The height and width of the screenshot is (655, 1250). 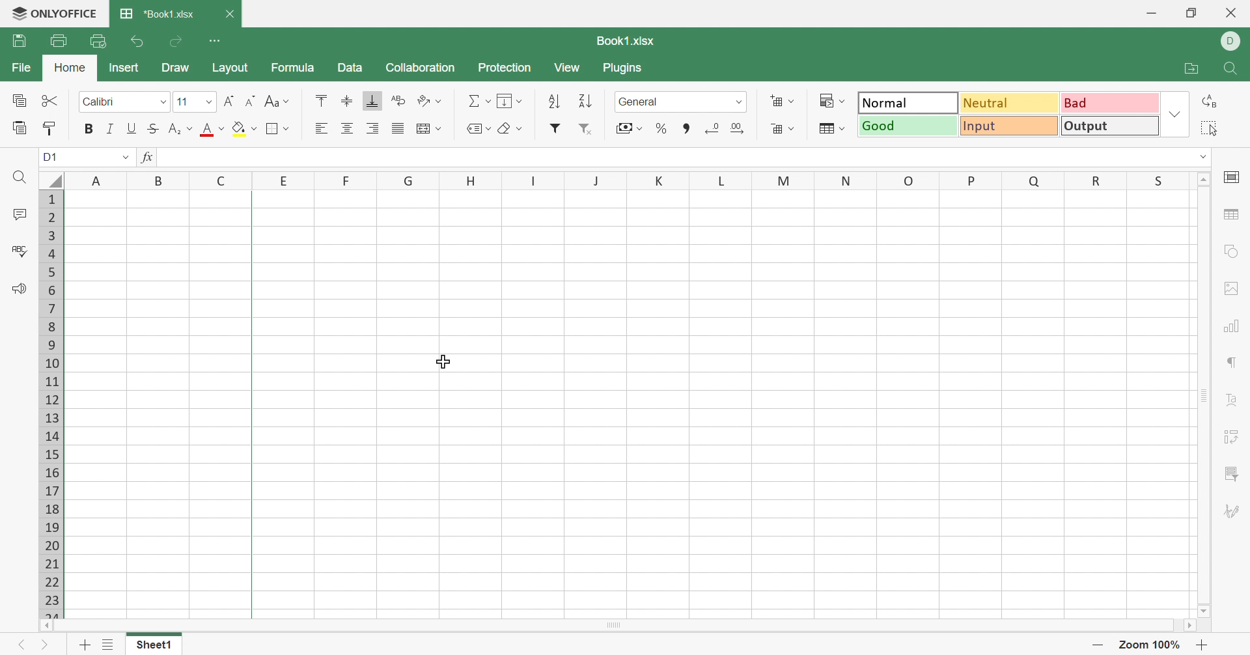 What do you see at coordinates (1148, 12) in the screenshot?
I see `Minimize` at bounding box center [1148, 12].